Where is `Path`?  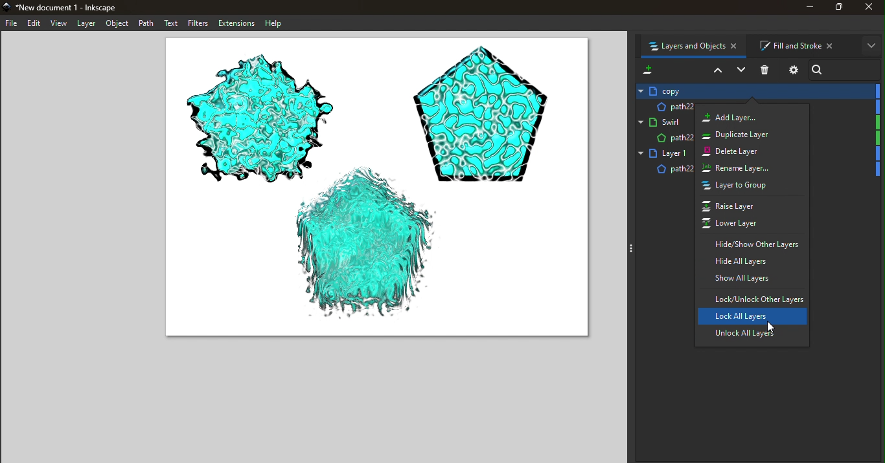 Path is located at coordinates (147, 24).